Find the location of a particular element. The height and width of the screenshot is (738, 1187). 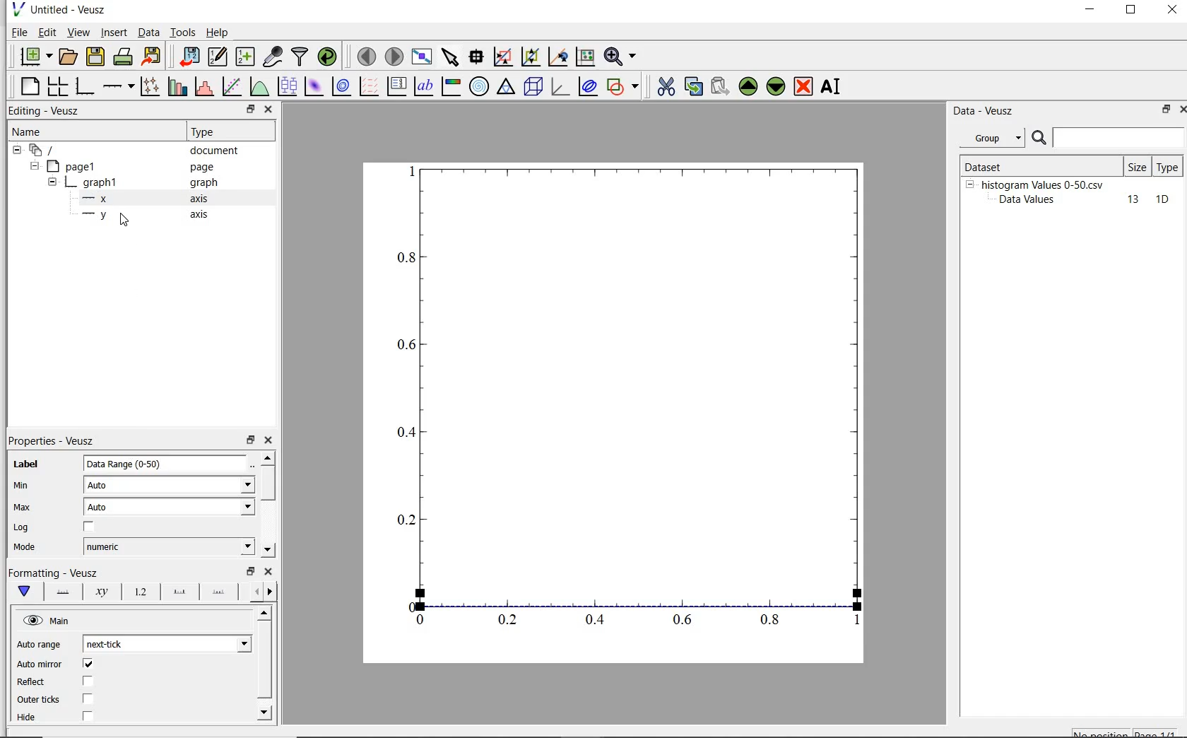

add axis on the plot is located at coordinates (118, 85).